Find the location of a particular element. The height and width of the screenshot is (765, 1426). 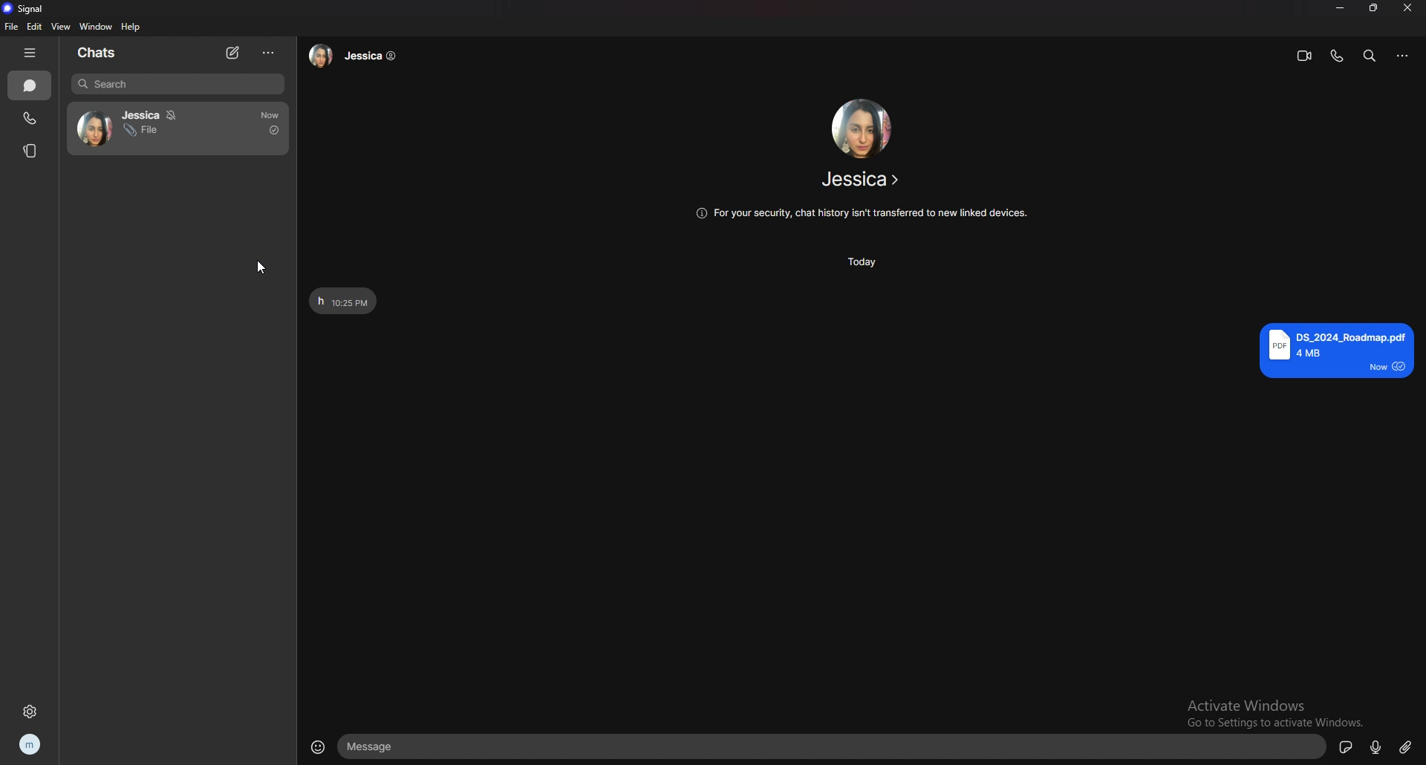

settings is located at coordinates (31, 712).